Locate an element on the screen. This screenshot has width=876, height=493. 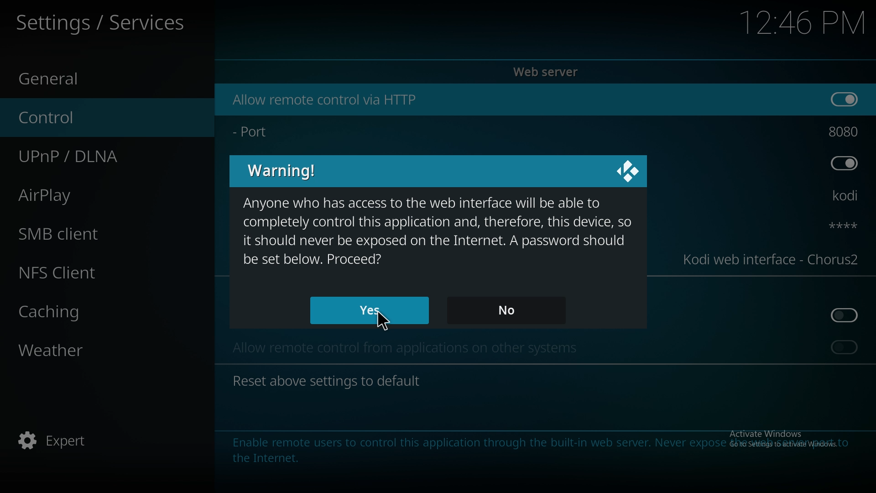
warning message is located at coordinates (437, 231).